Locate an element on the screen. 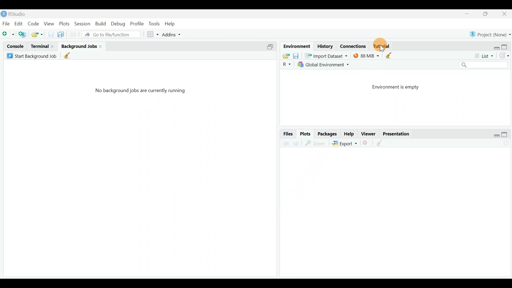 Image resolution: width=512 pixels, height=288 pixels. Debug is located at coordinates (119, 25).